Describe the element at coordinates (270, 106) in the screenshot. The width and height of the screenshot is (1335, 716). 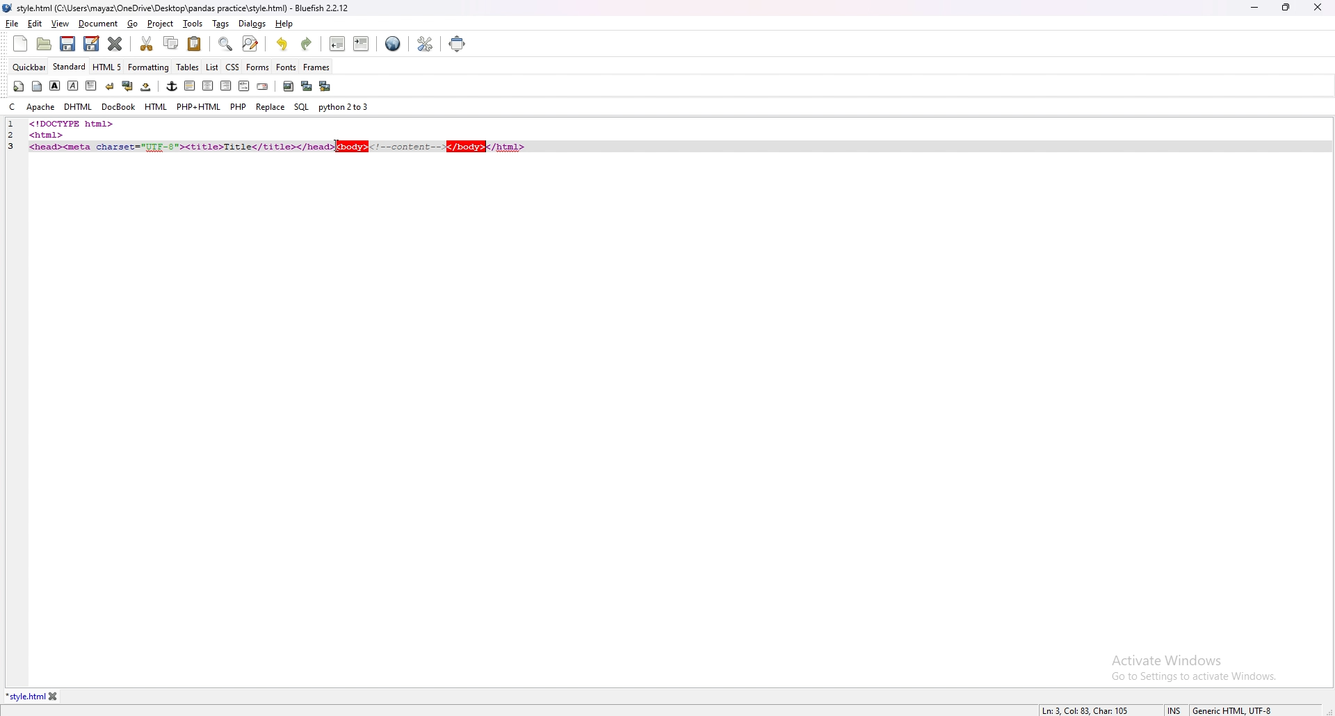
I see `replace` at that location.